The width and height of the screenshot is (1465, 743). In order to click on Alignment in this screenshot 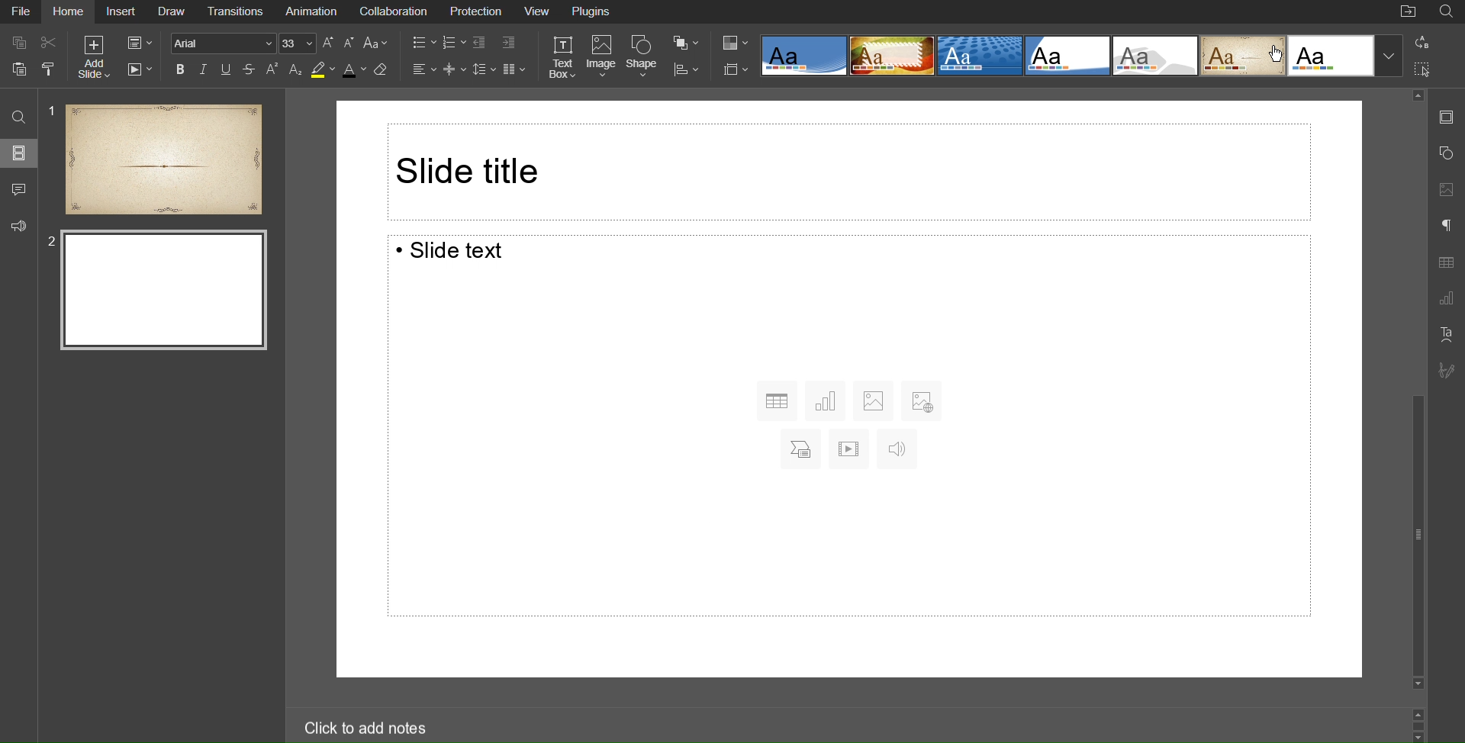, I will do `click(425, 69)`.